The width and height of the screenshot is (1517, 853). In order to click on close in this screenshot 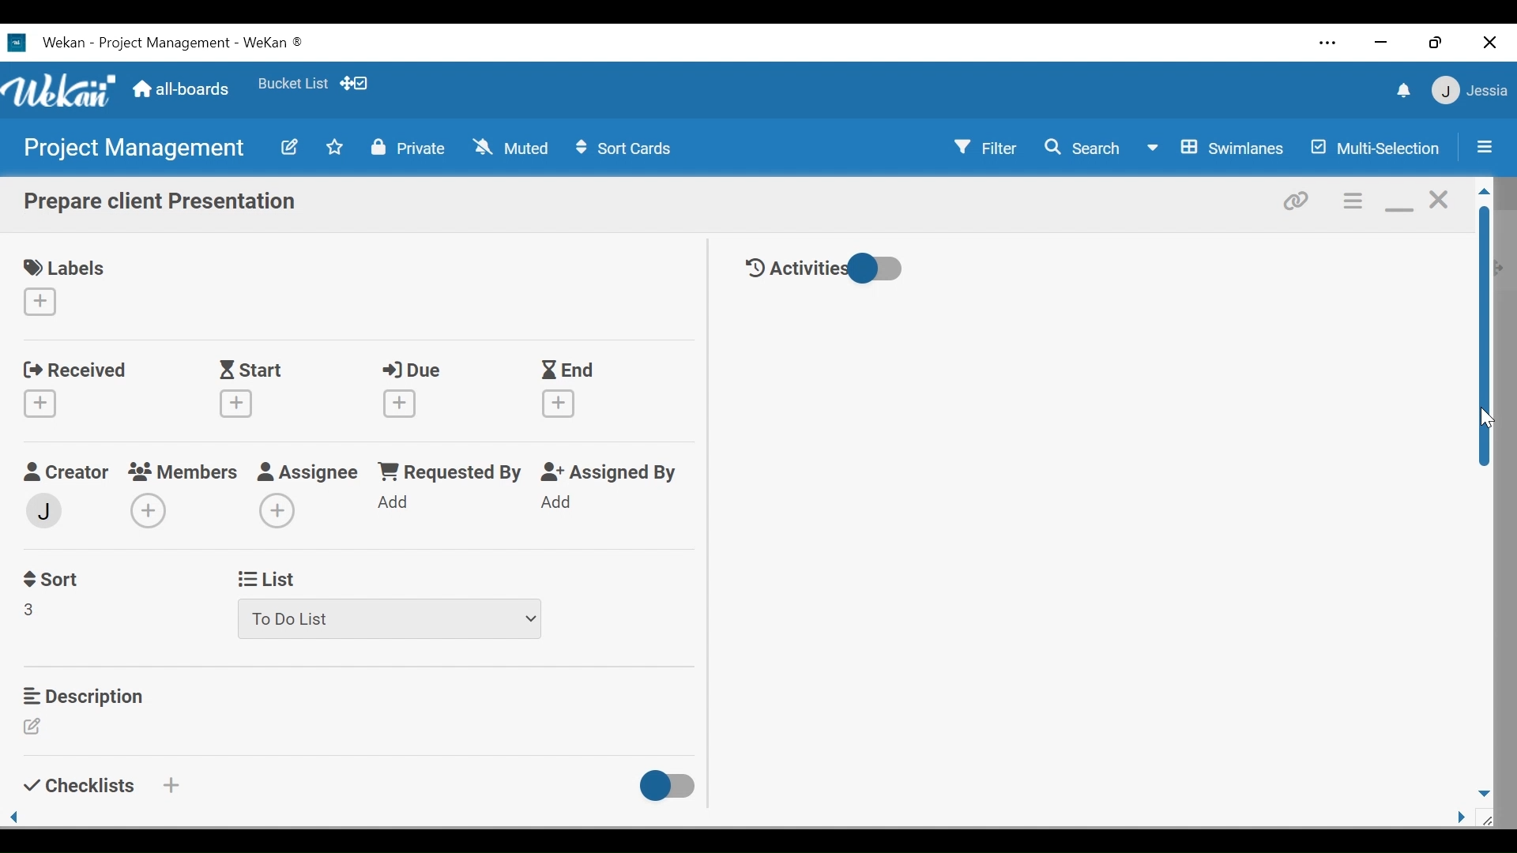, I will do `click(1489, 43)`.